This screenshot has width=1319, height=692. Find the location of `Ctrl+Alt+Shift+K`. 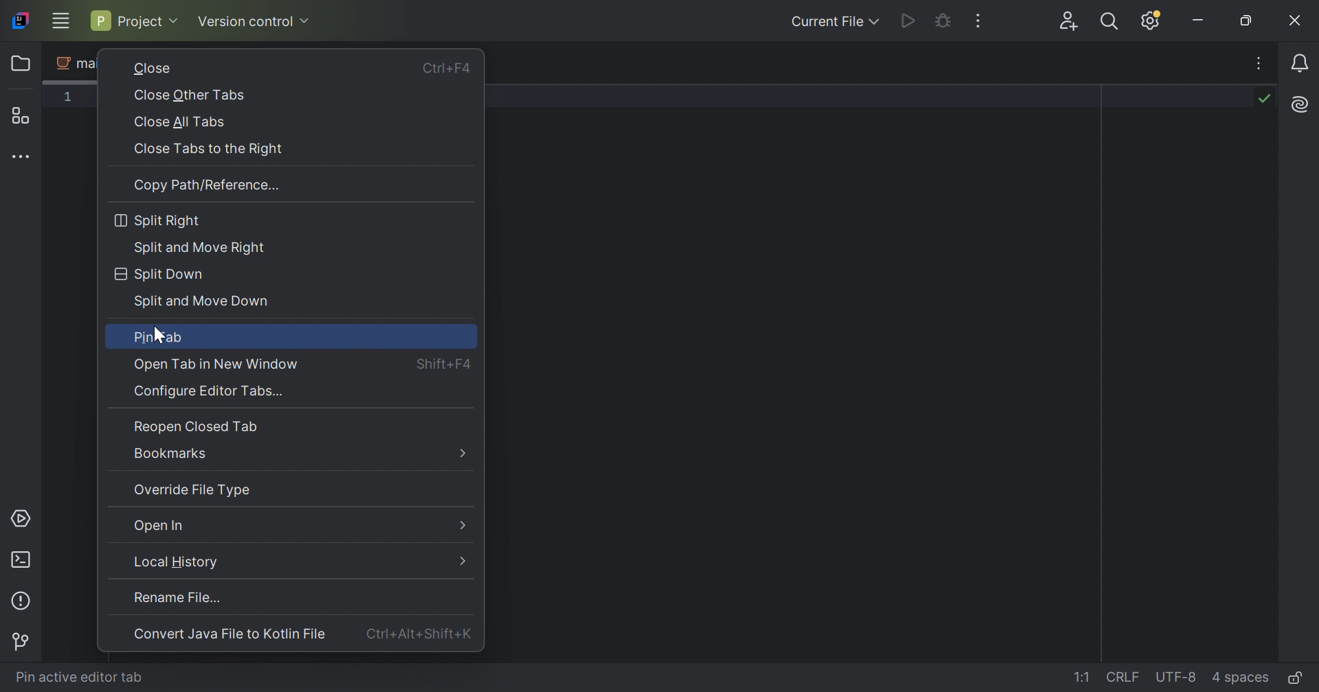

Ctrl+Alt+Shift+K is located at coordinates (418, 634).